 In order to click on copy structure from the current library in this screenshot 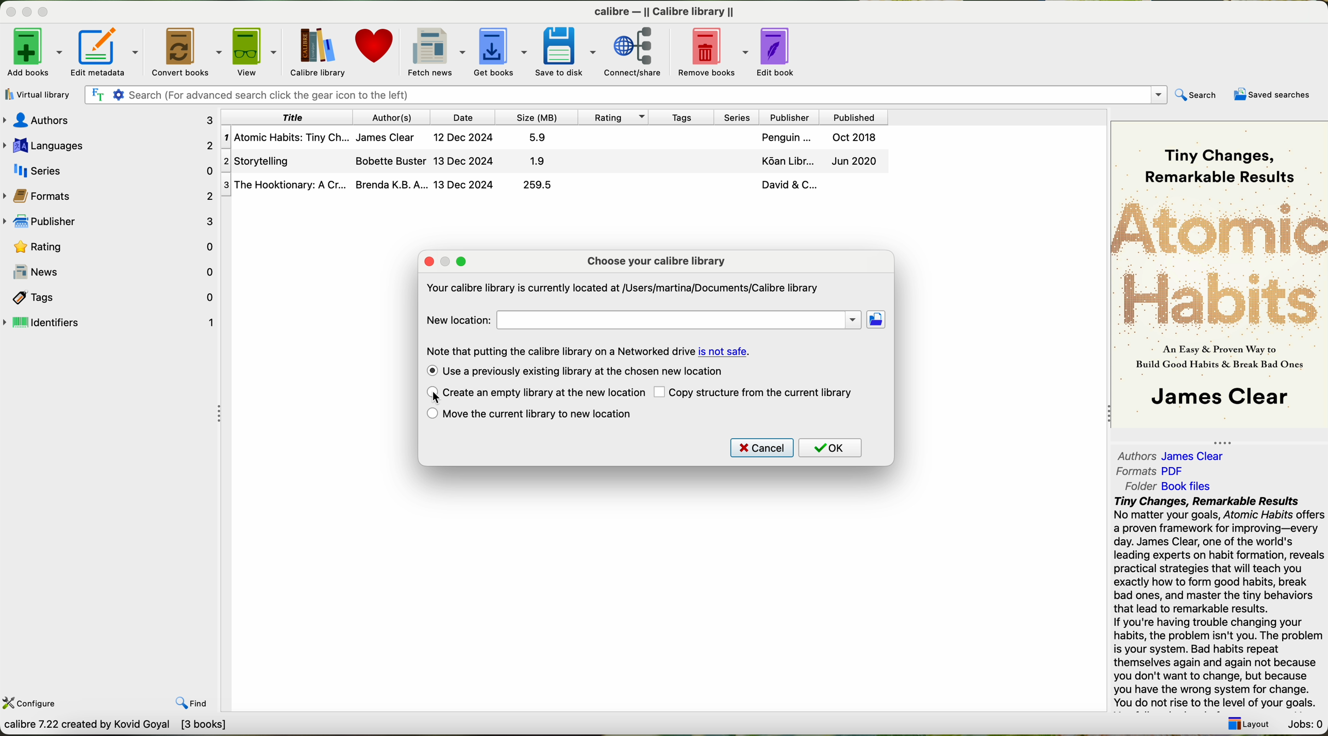, I will do `click(755, 392)`.